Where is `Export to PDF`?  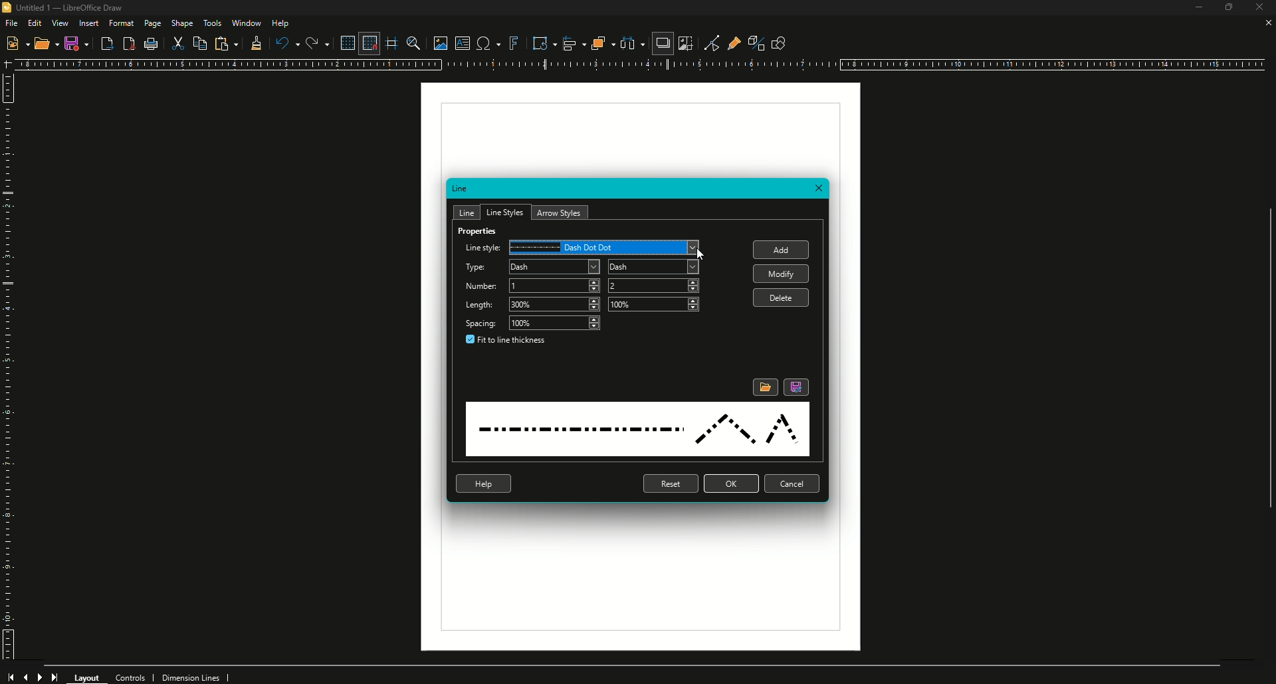
Export to PDF is located at coordinates (127, 44).